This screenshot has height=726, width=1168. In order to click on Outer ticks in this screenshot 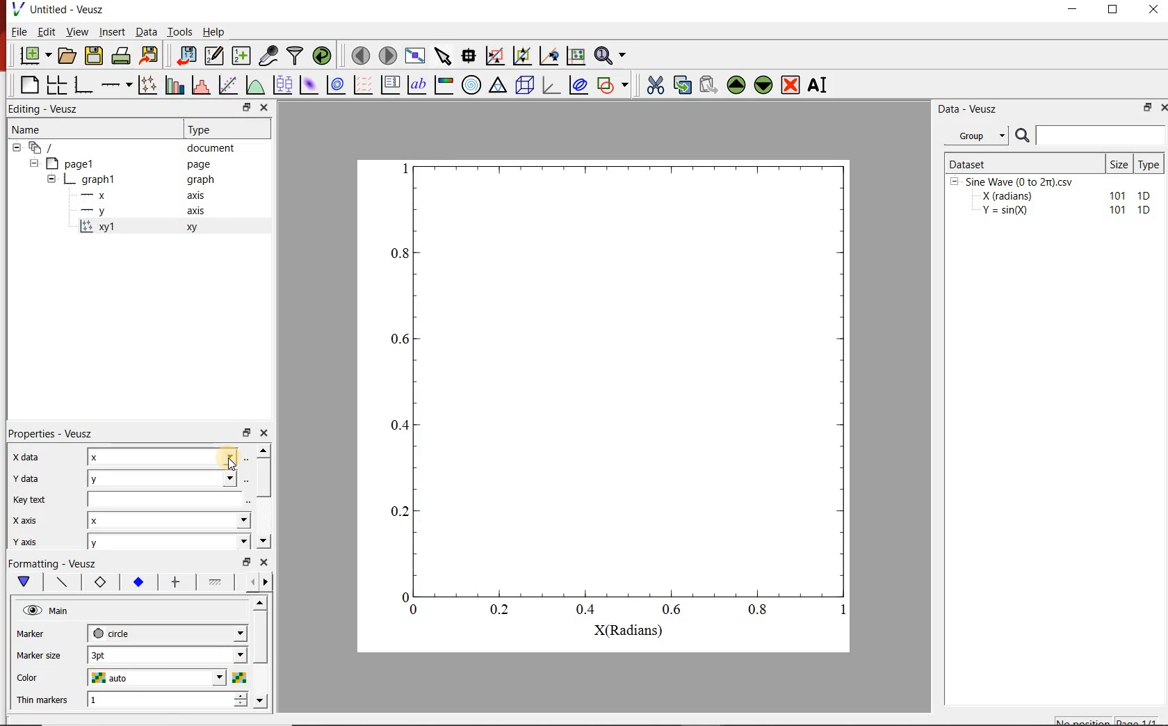, I will do `click(517, 681)`.